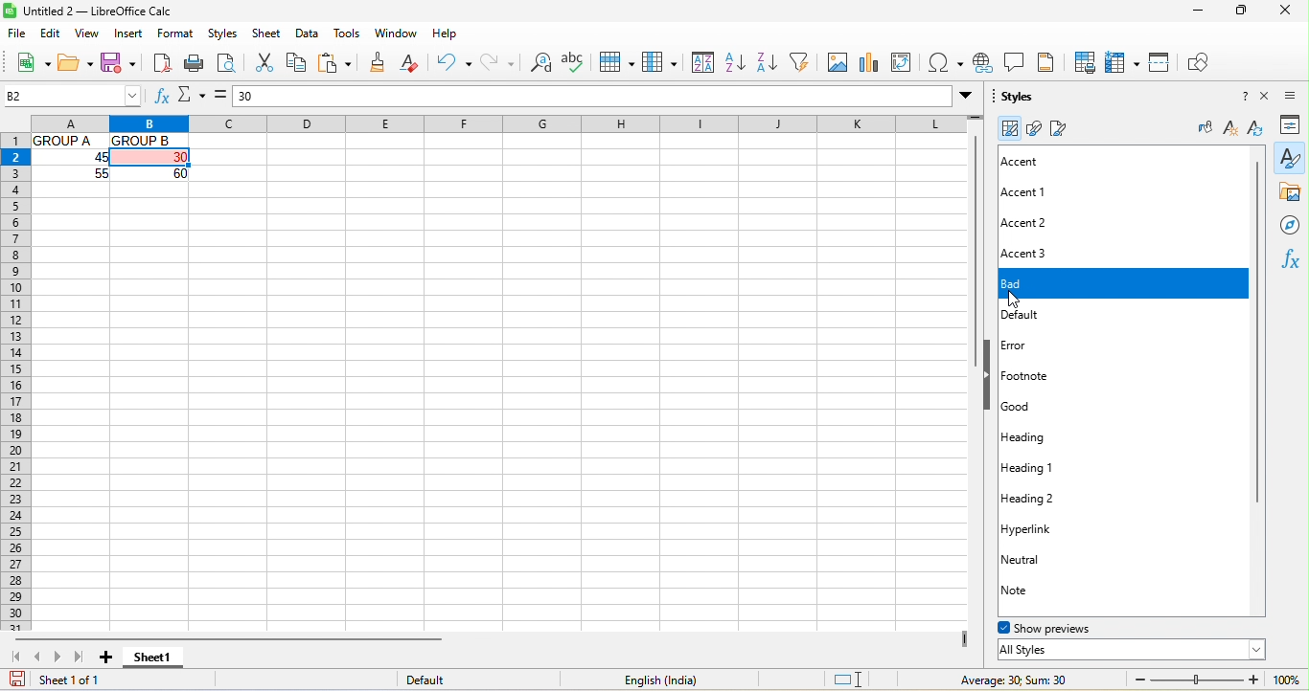 This screenshot has height=691, width=1309. Describe the element at coordinates (221, 35) in the screenshot. I see `styles` at that location.